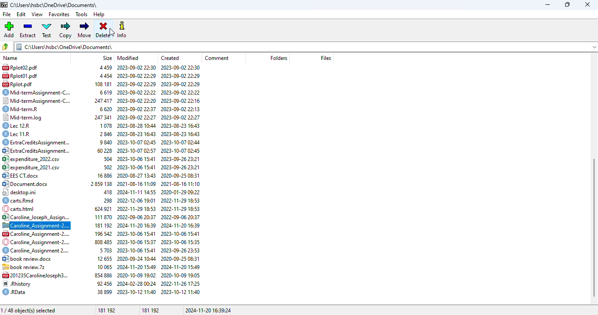 The width and height of the screenshot is (598, 315). I want to click on carts.html, so click(22, 208).